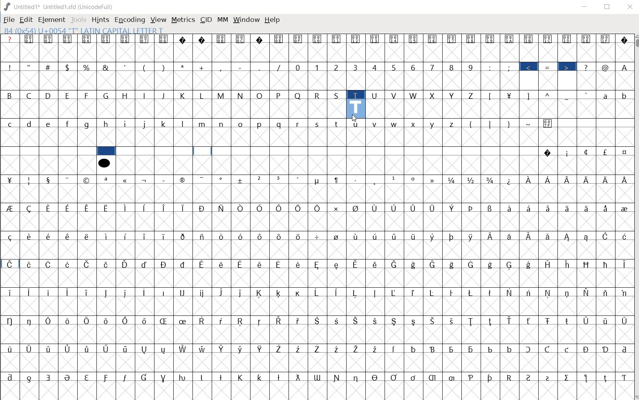  I want to click on Symbol, so click(184, 179).